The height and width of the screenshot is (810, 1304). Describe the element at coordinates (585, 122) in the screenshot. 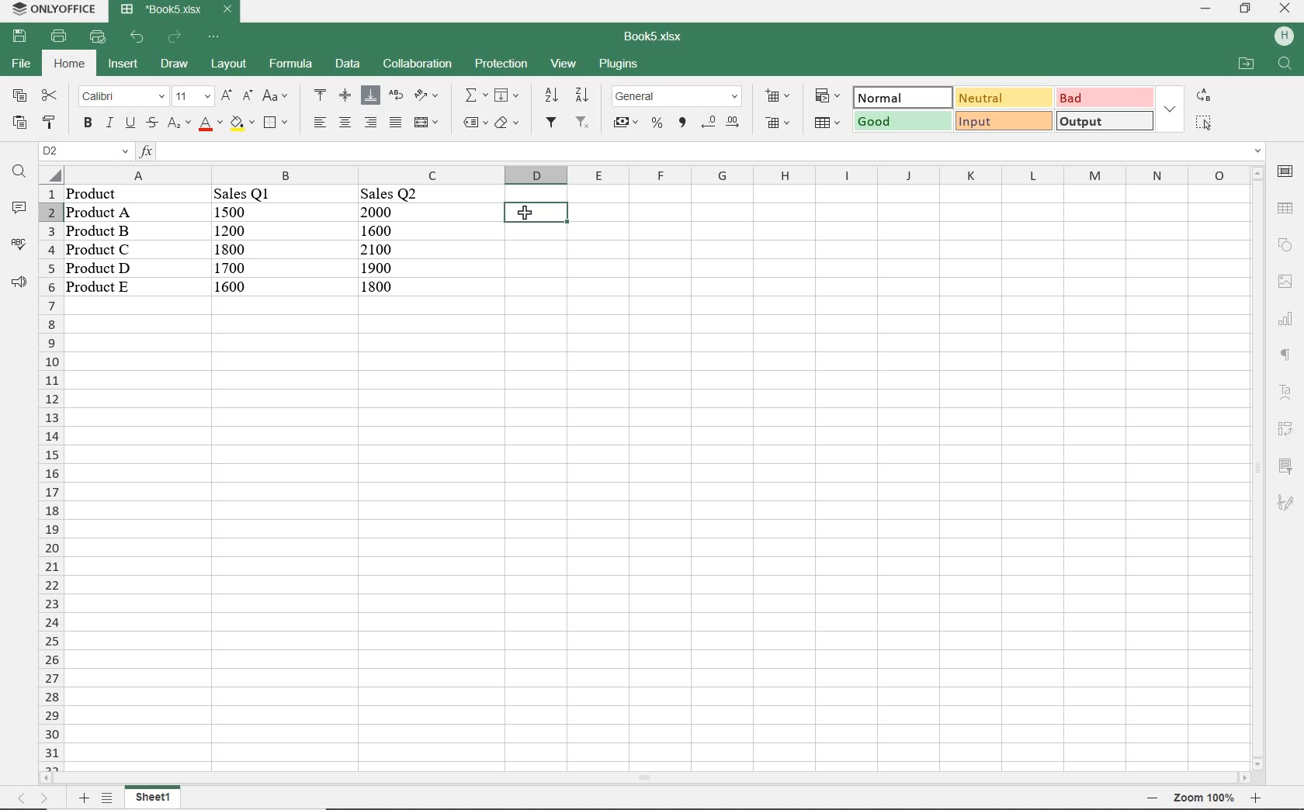

I see `remove filter` at that location.